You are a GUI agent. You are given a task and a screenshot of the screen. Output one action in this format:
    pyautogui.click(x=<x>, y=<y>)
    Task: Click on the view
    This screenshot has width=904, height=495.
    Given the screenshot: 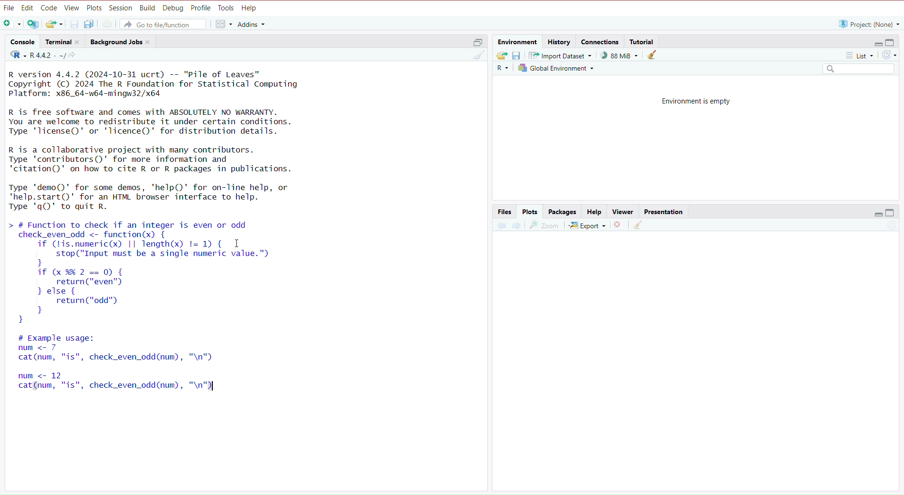 What is the action you would take?
    pyautogui.click(x=72, y=8)
    